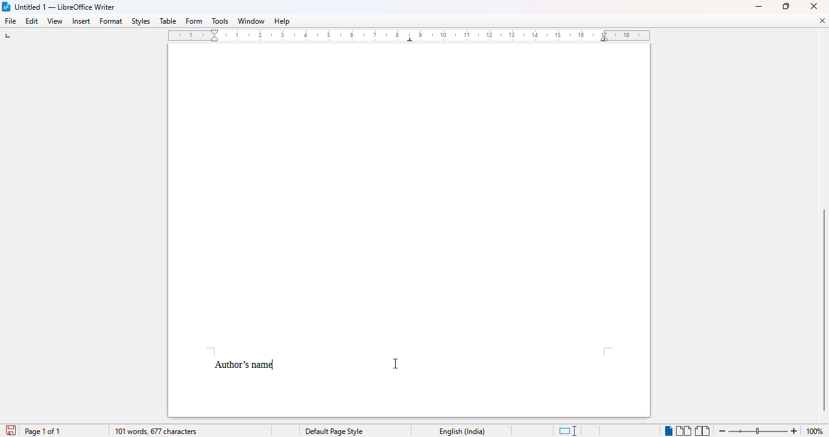 This screenshot has height=437, width=829. I want to click on edit, so click(32, 21).